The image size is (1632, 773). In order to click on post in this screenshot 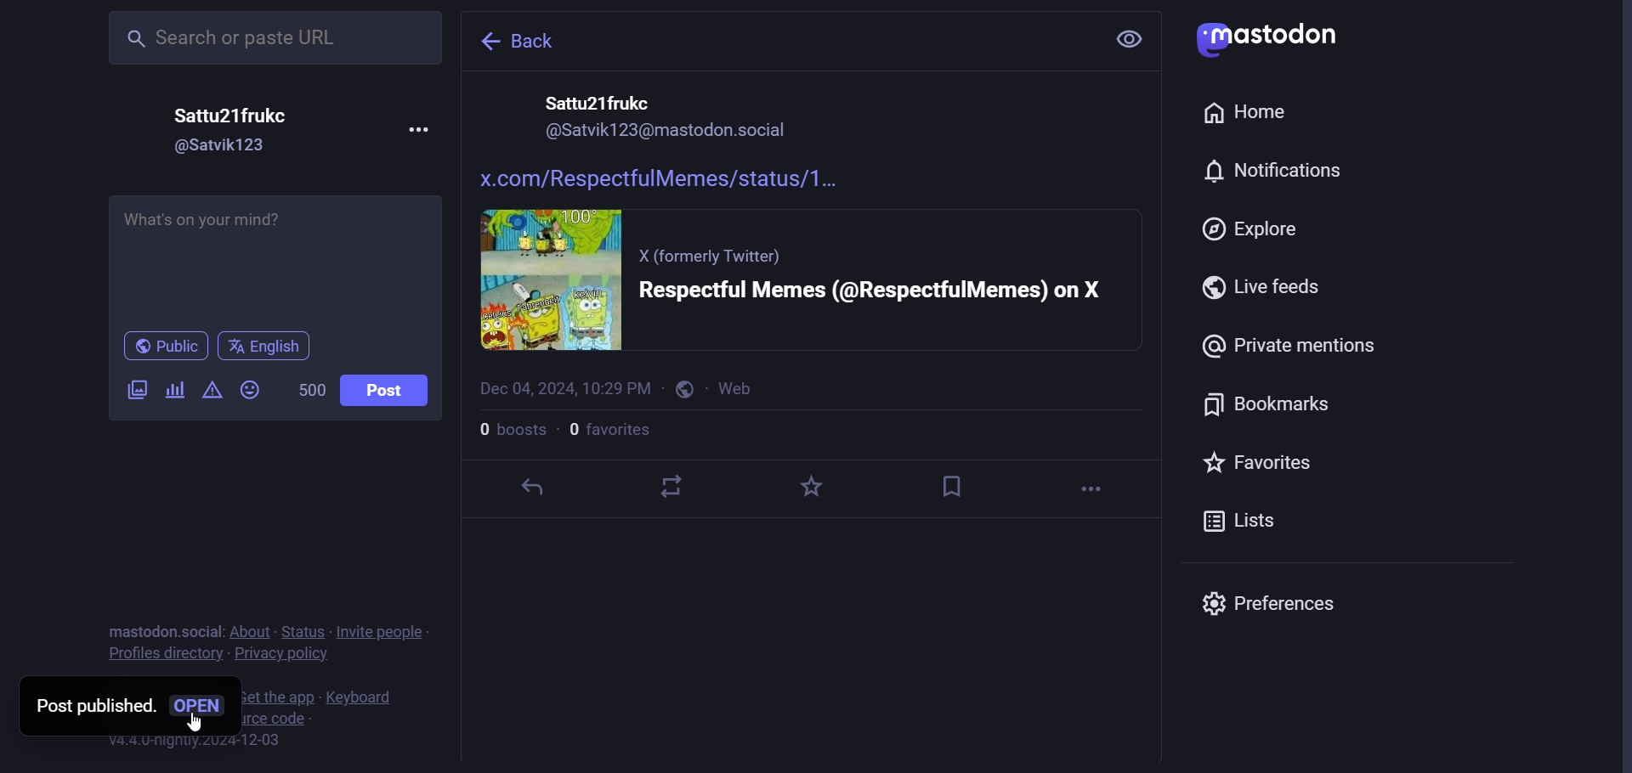, I will do `click(810, 280)`.